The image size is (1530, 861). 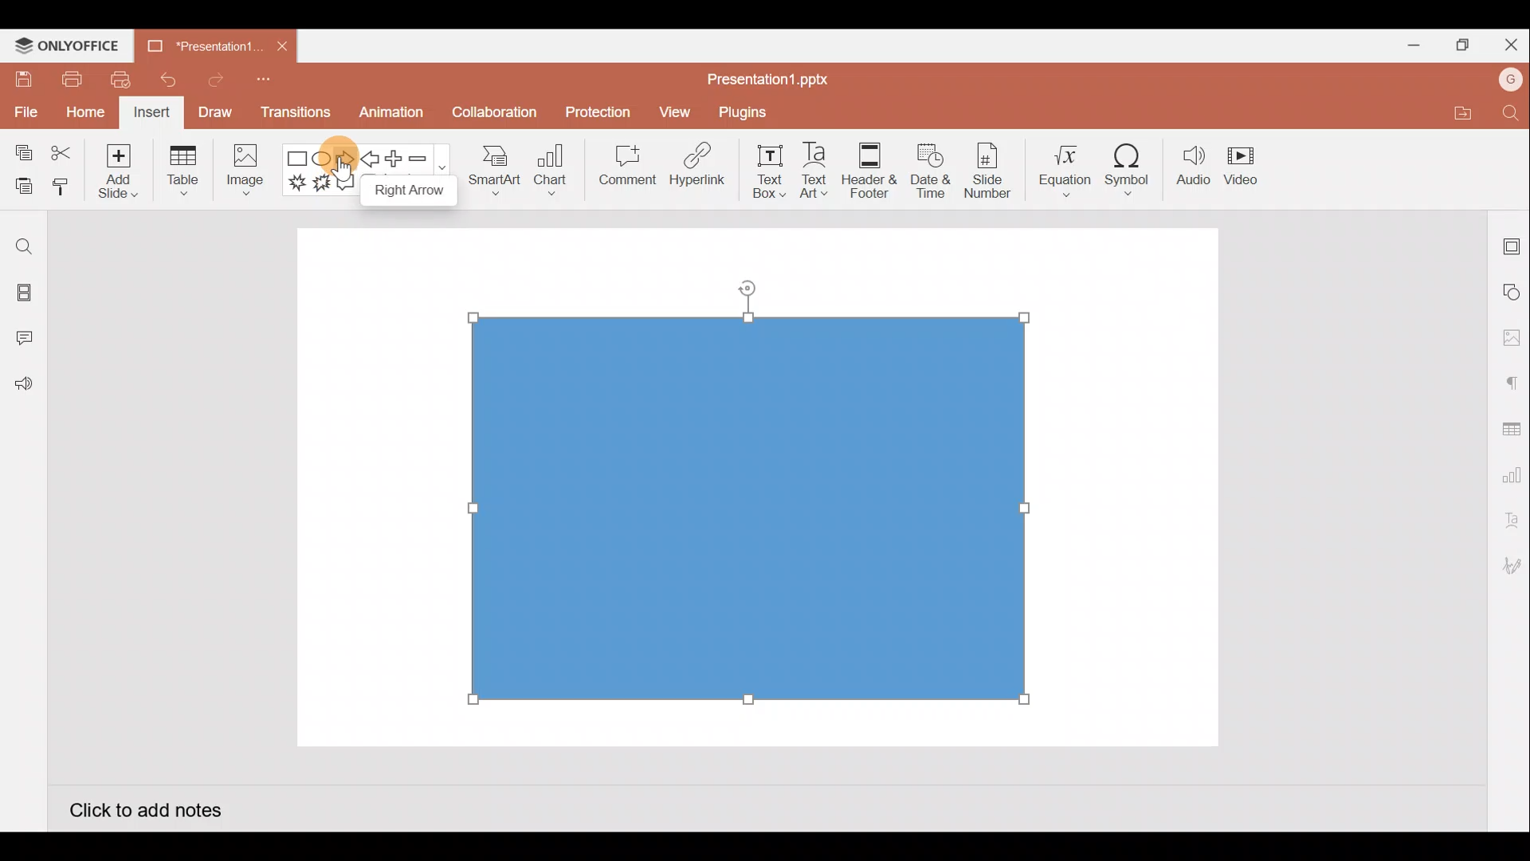 What do you see at coordinates (1128, 166) in the screenshot?
I see `Symbol` at bounding box center [1128, 166].